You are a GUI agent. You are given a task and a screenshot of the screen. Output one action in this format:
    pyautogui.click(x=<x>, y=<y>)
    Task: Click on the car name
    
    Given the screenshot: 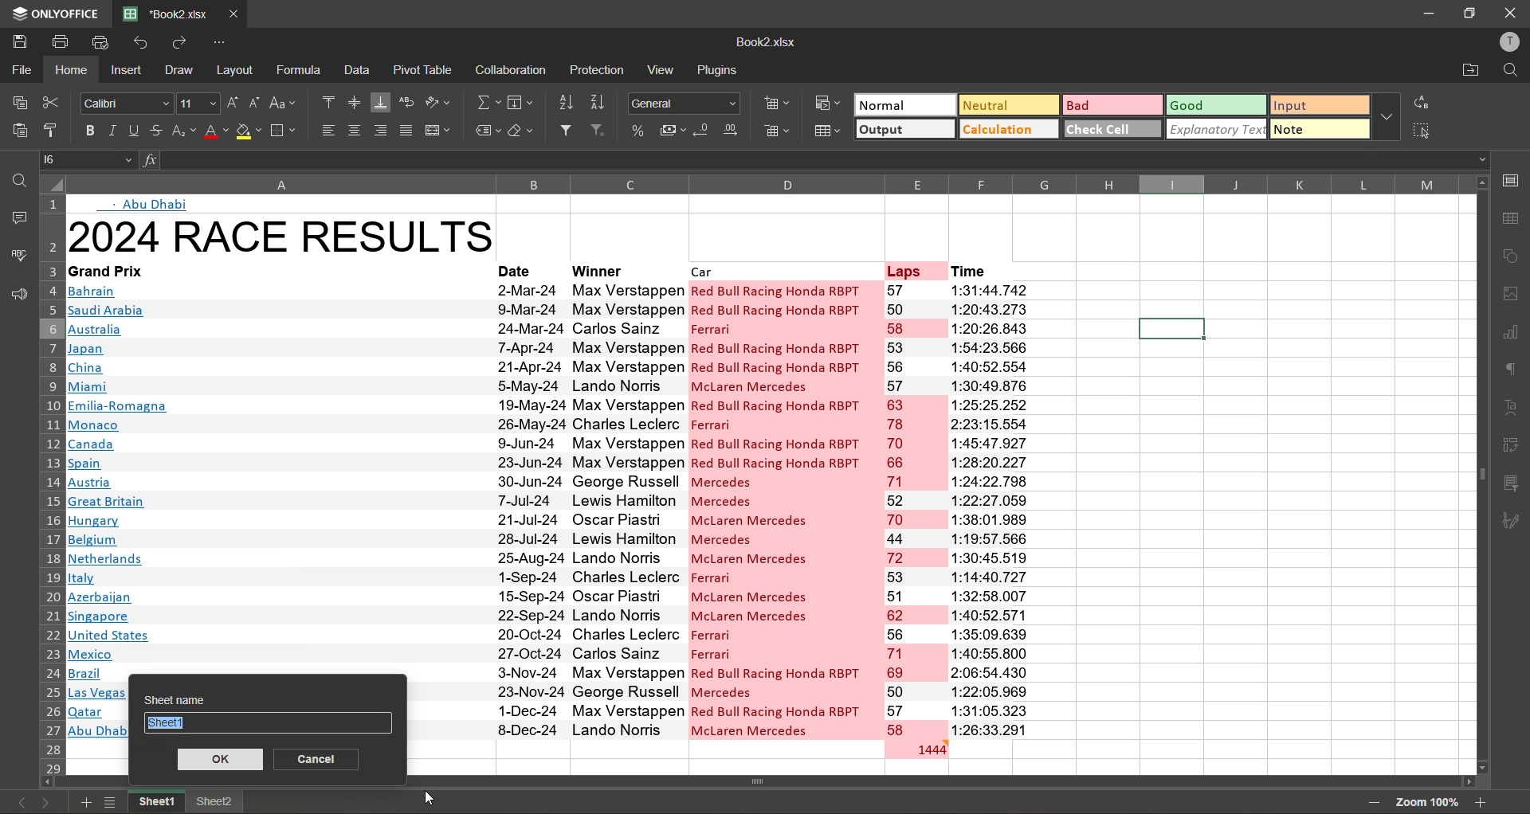 What is the action you would take?
    pyautogui.click(x=784, y=508)
    